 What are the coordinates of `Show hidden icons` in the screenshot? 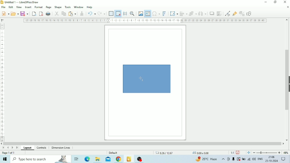 It's located at (223, 159).